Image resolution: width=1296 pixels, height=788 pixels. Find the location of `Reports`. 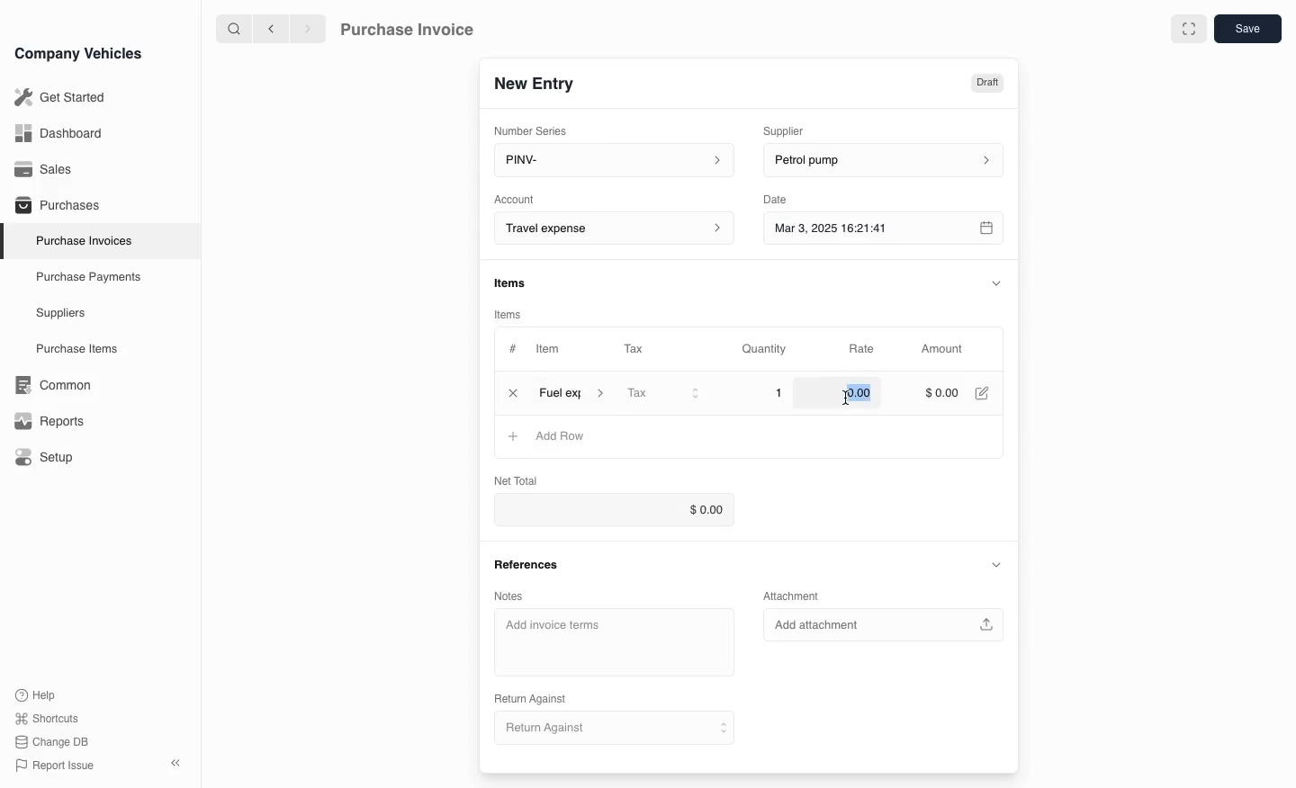

Reports is located at coordinates (49, 421).